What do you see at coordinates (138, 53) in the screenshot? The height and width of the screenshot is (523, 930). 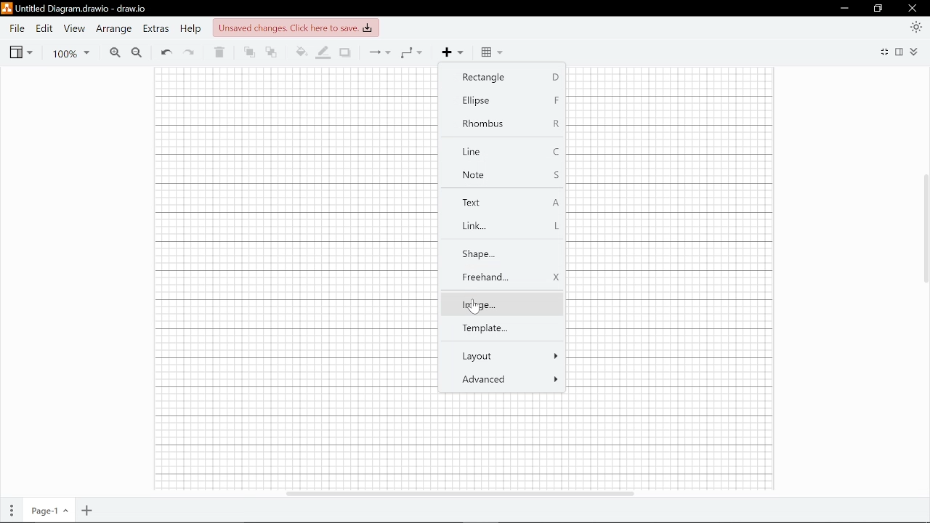 I see `Zoom out` at bounding box center [138, 53].